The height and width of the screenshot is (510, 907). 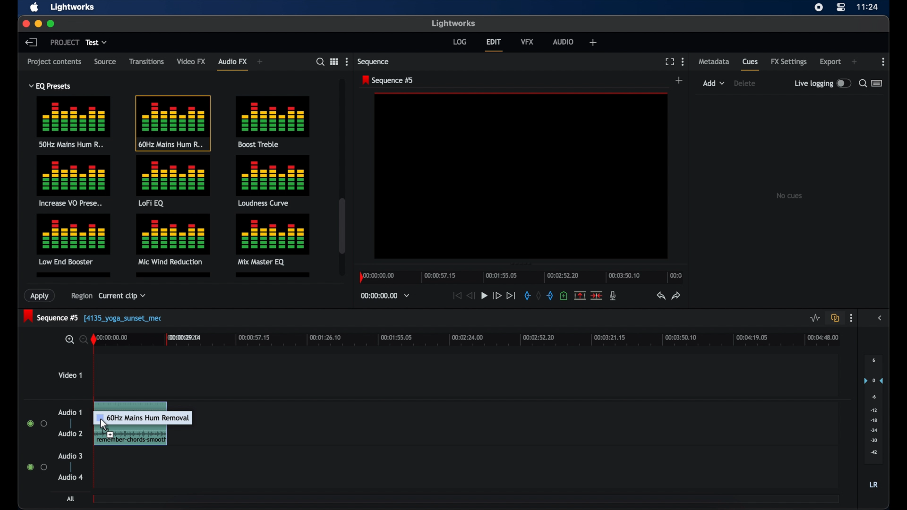 I want to click on time, so click(x=868, y=7).